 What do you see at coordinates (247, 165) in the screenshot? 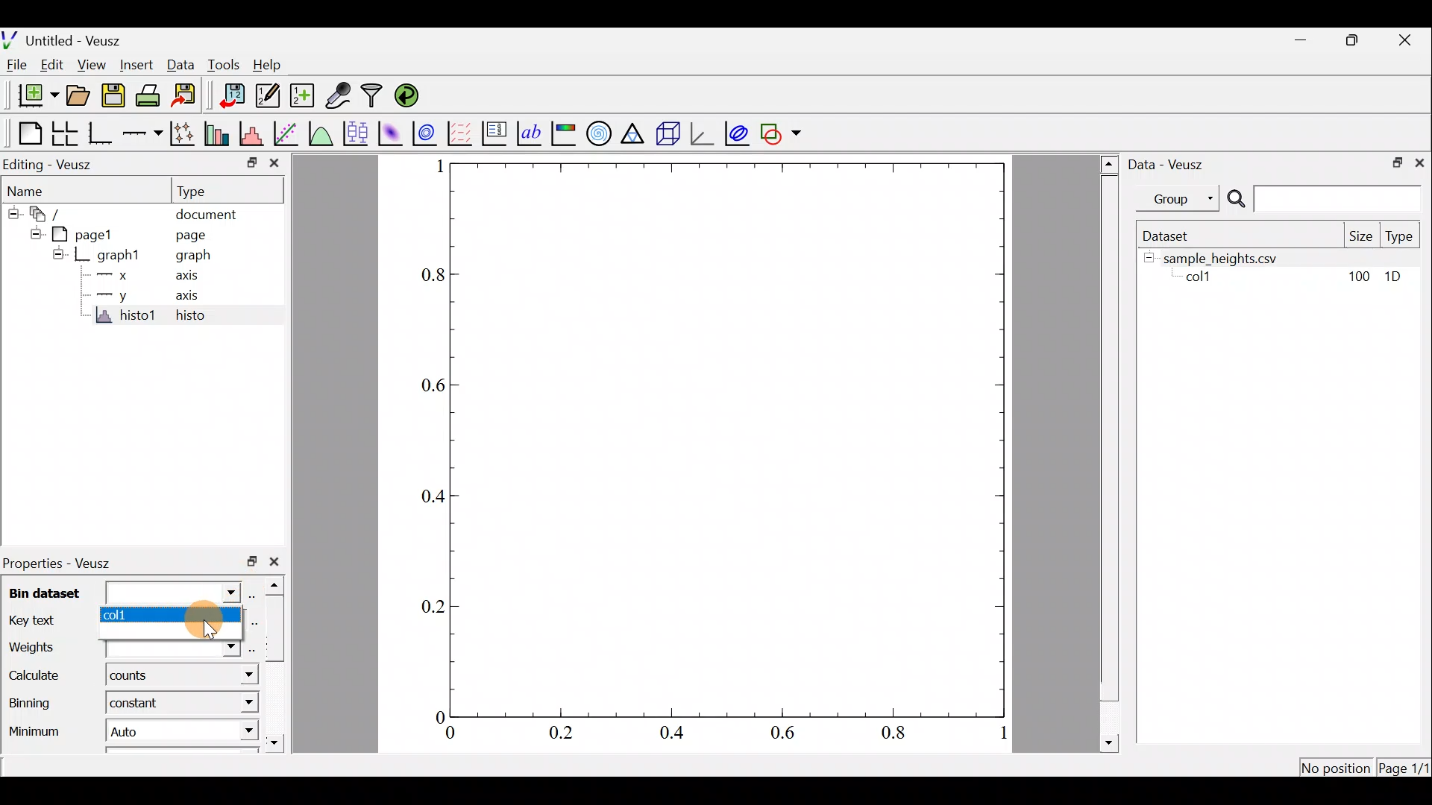
I see `restore down` at bounding box center [247, 165].